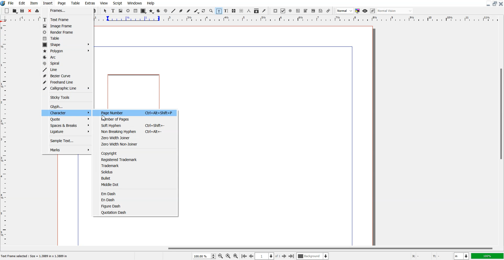 The image size is (504, 260). Describe the element at coordinates (221, 256) in the screenshot. I see `Zoom Out` at that location.